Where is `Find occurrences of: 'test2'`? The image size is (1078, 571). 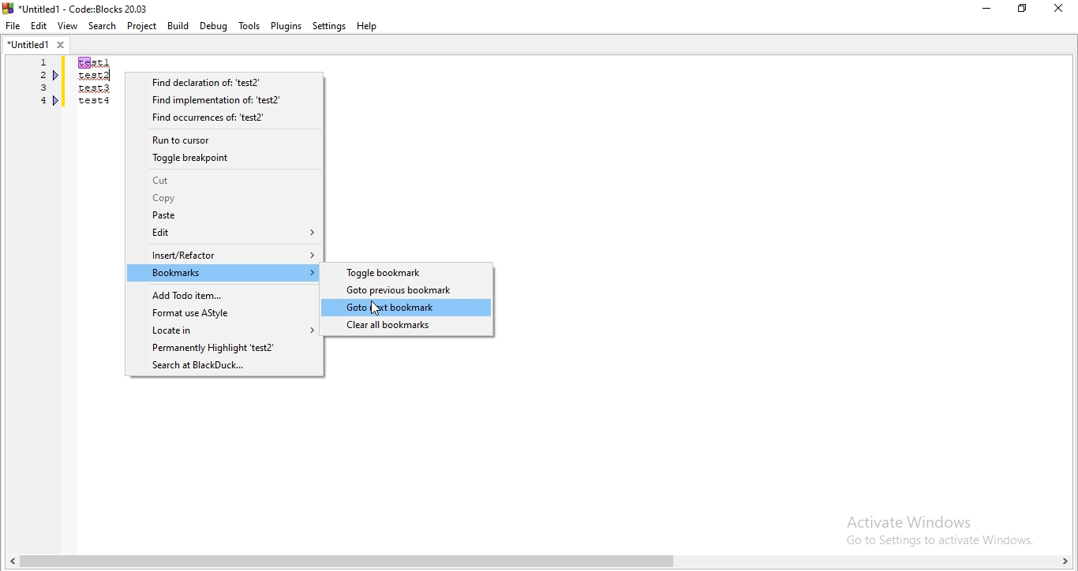
Find occurrences of: 'test2' is located at coordinates (226, 119).